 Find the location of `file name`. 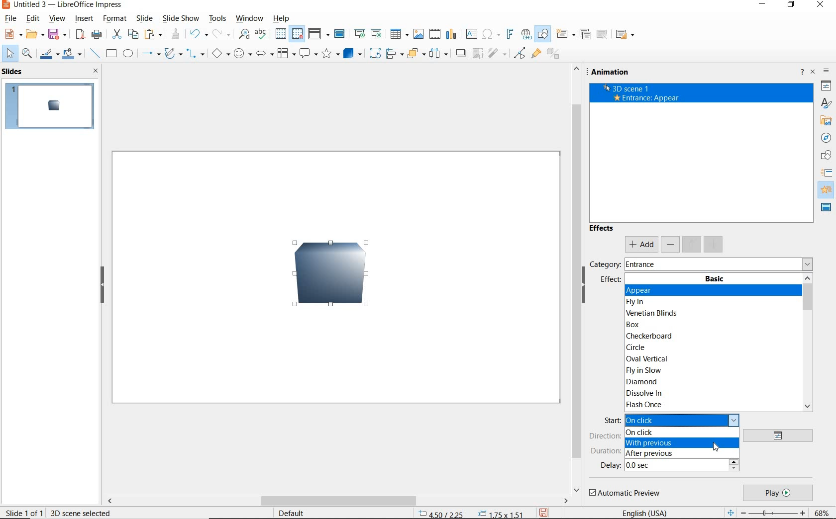

file name is located at coordinates (64, 5).